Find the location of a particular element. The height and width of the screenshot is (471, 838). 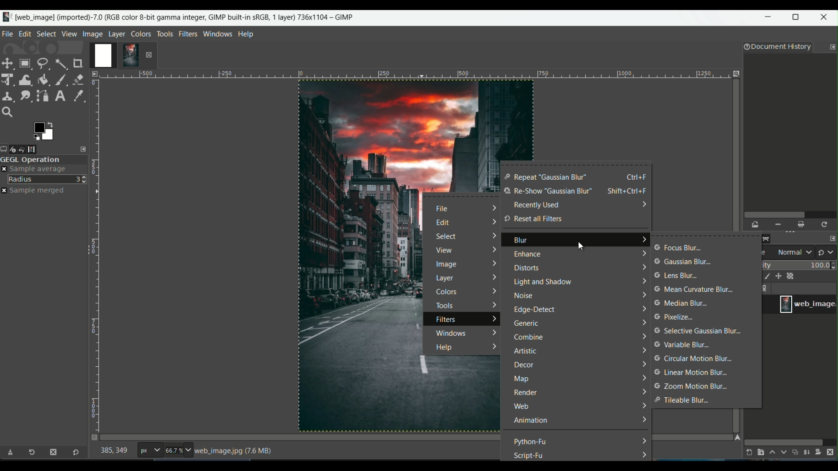

remove the selected entry is located at coordinates (777, 225).